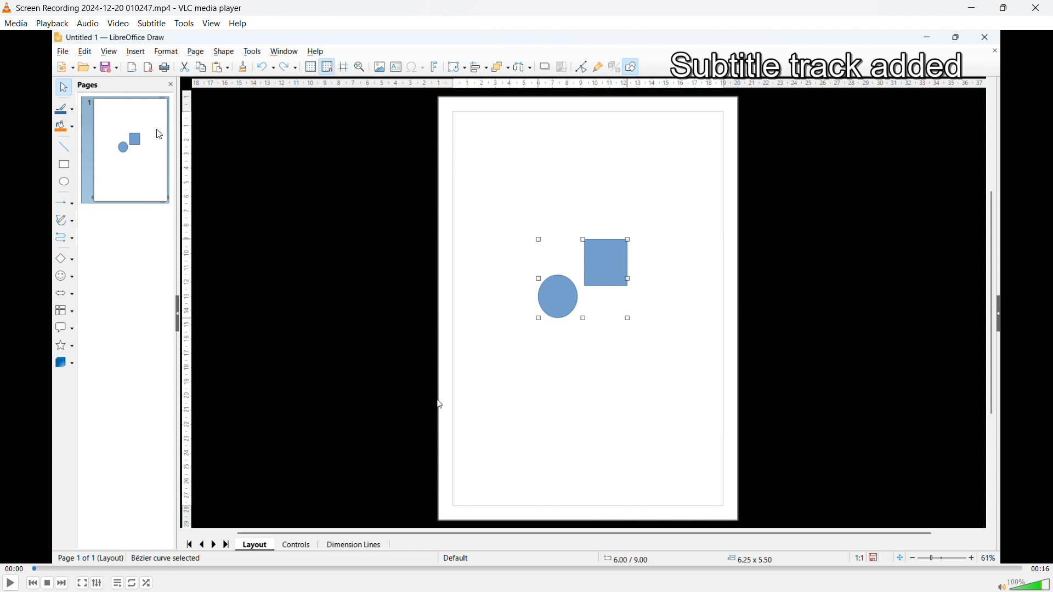 The height and width of the screenshot is (592, 1053). What do you see at coordinates (66, 344) in the screenshot?
I see `star and banner` at bounding box center [66, 344].